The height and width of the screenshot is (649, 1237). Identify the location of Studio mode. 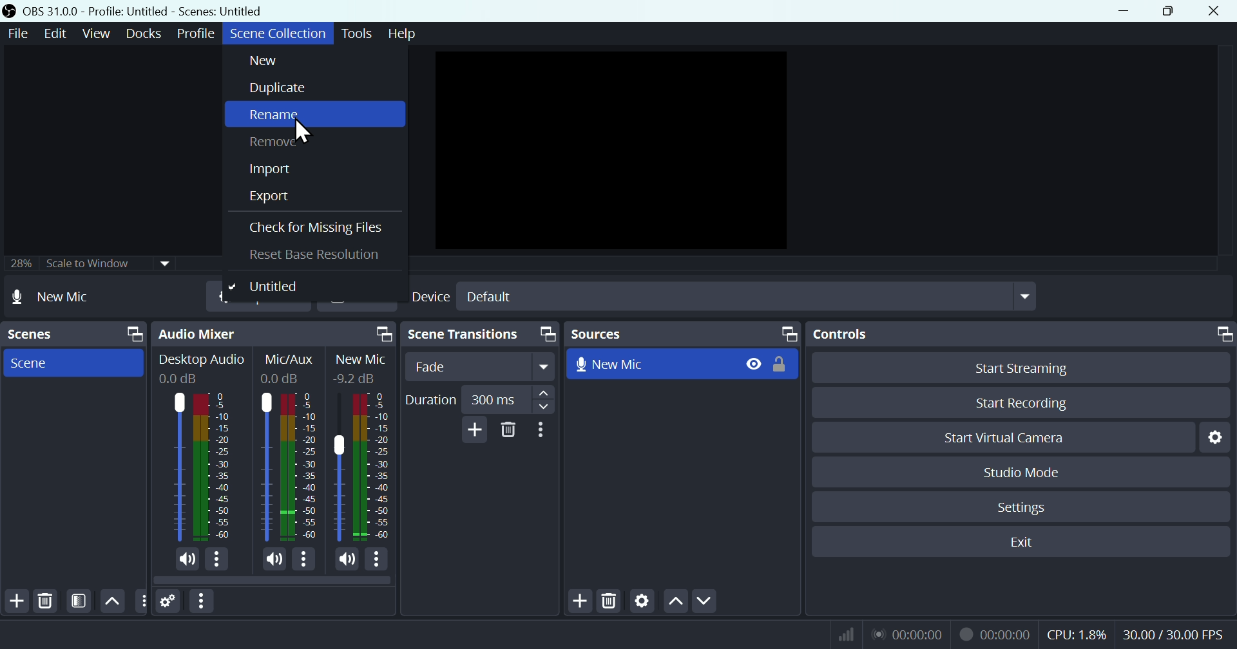
(1036, 474).